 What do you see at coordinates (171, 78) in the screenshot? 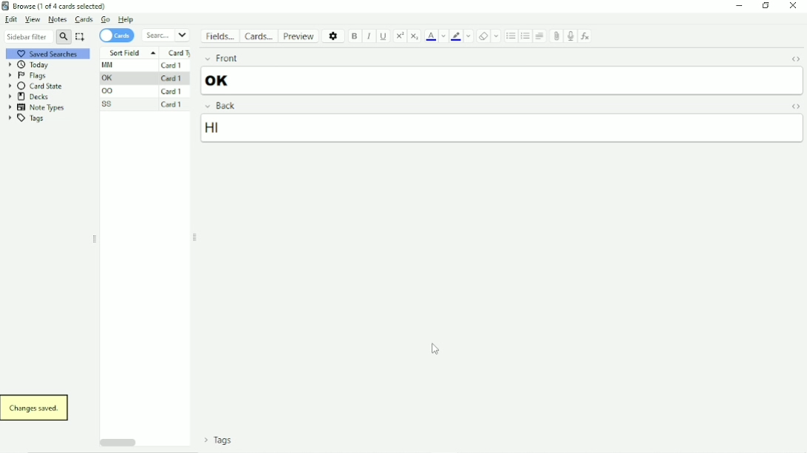
I see `Card 1` at bounding box center [171, 78].